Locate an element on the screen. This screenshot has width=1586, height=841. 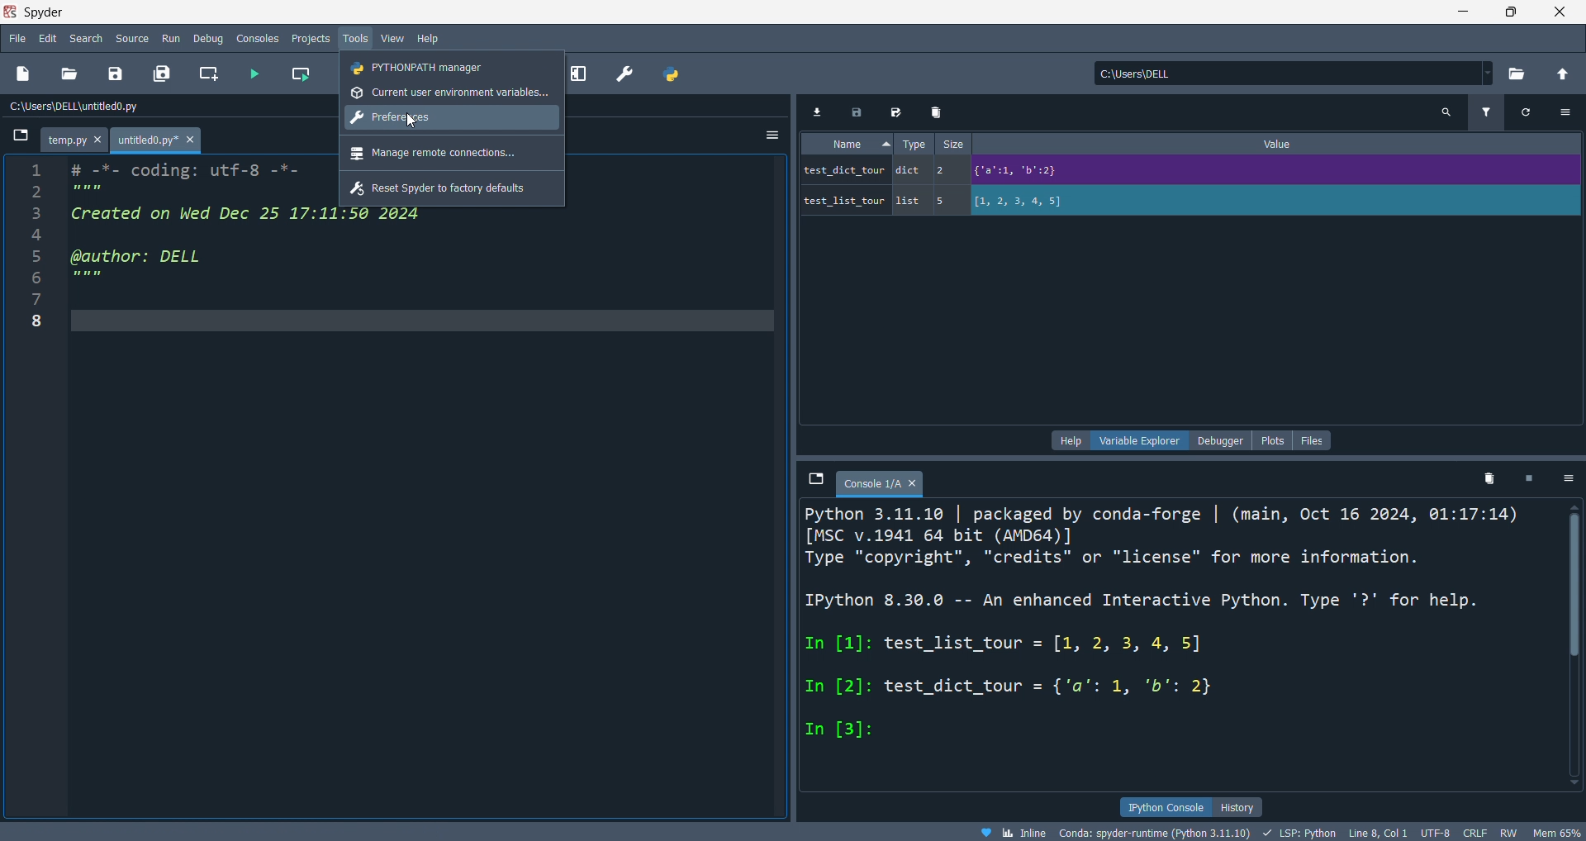
delete variables is located at coordinates (938, 113).